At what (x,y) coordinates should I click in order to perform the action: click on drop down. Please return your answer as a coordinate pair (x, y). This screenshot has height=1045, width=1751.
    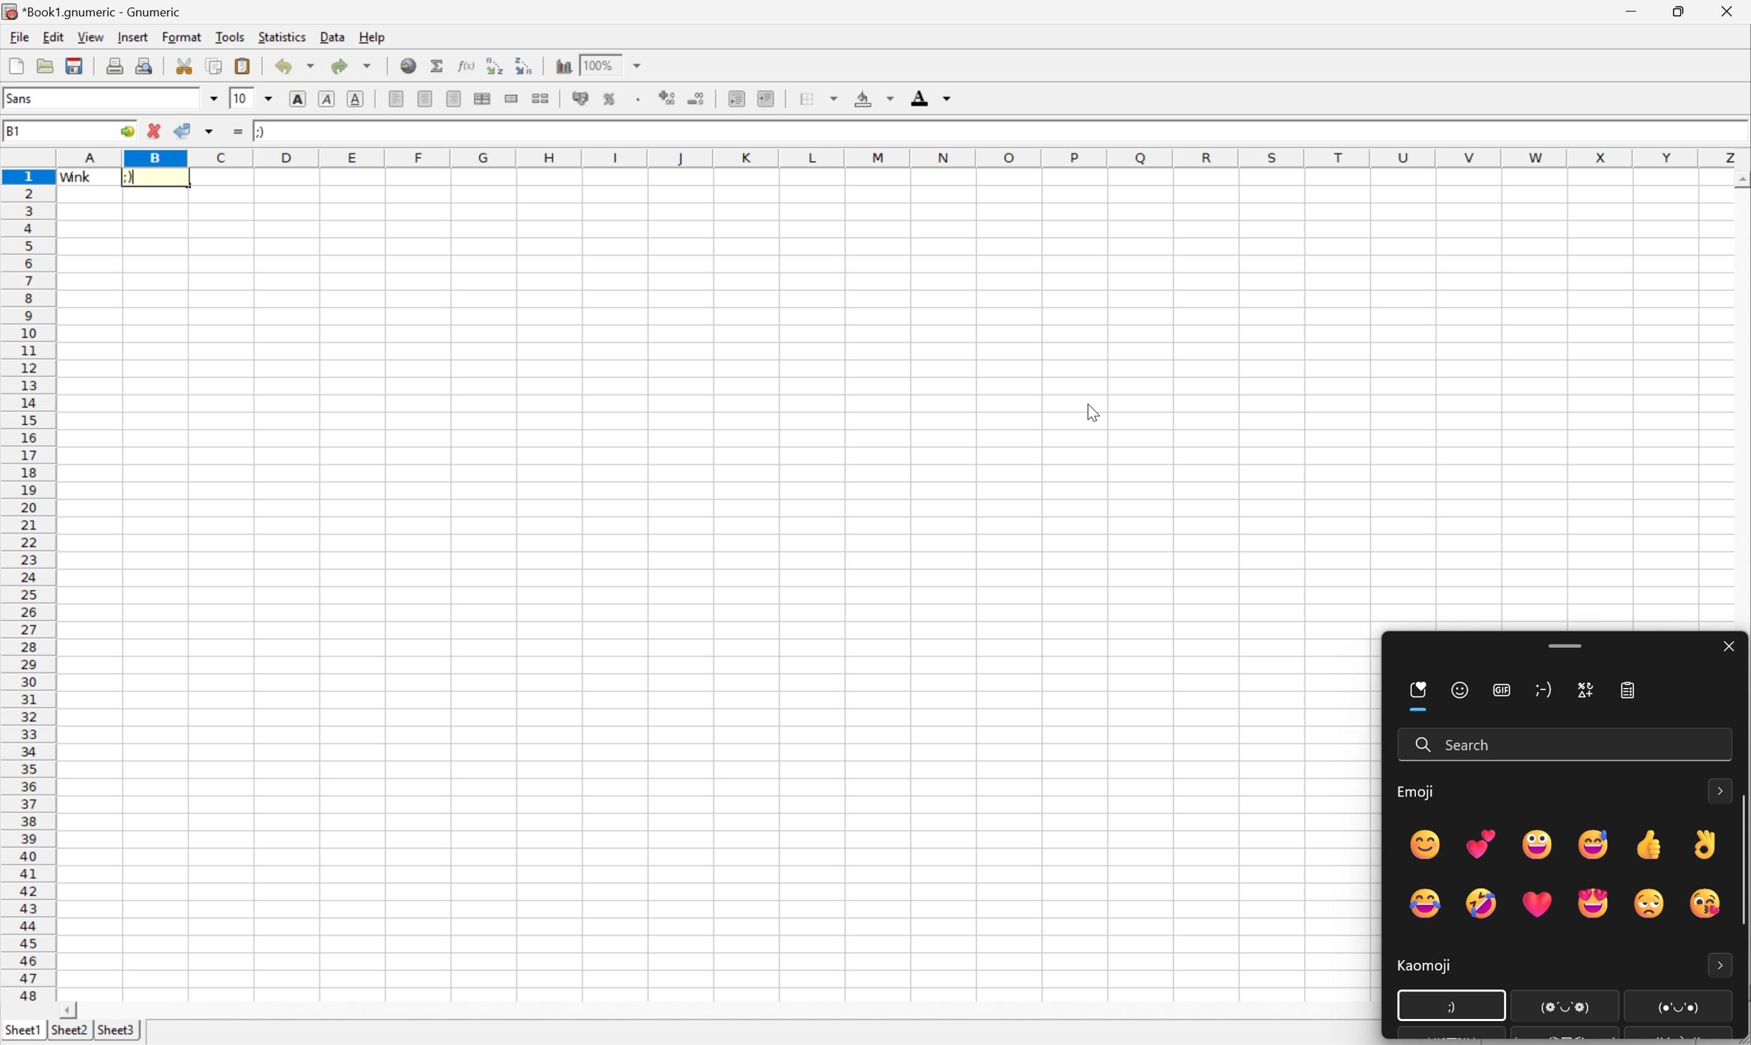
    Looking at the image, I should click on (268, 97).